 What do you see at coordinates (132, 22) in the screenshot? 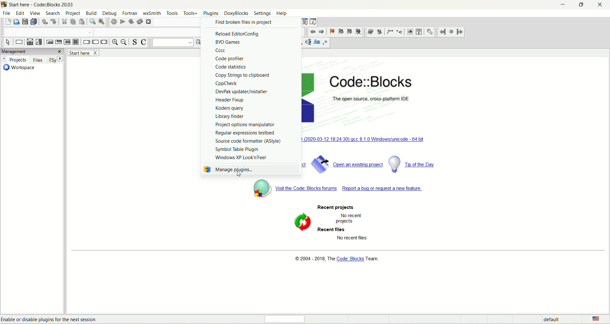
I see `build and run` at bounding box center [132, 22].